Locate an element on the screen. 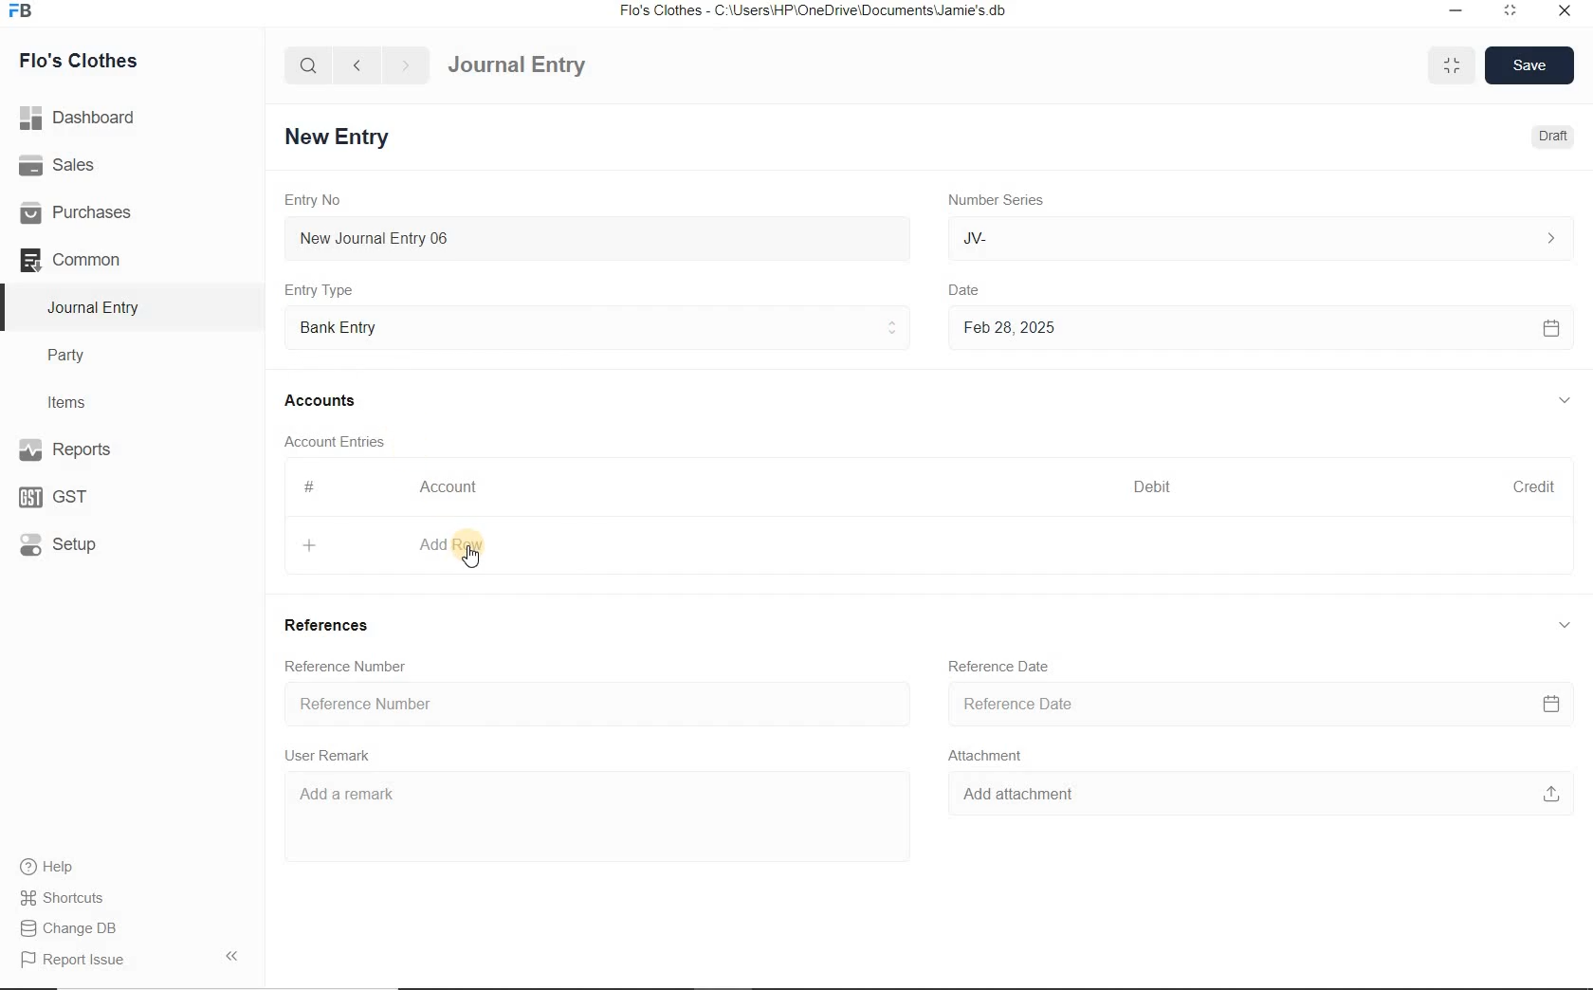 The height and width of the screenshot is (990, 1593). Reports is located at coordinates (95, 451).